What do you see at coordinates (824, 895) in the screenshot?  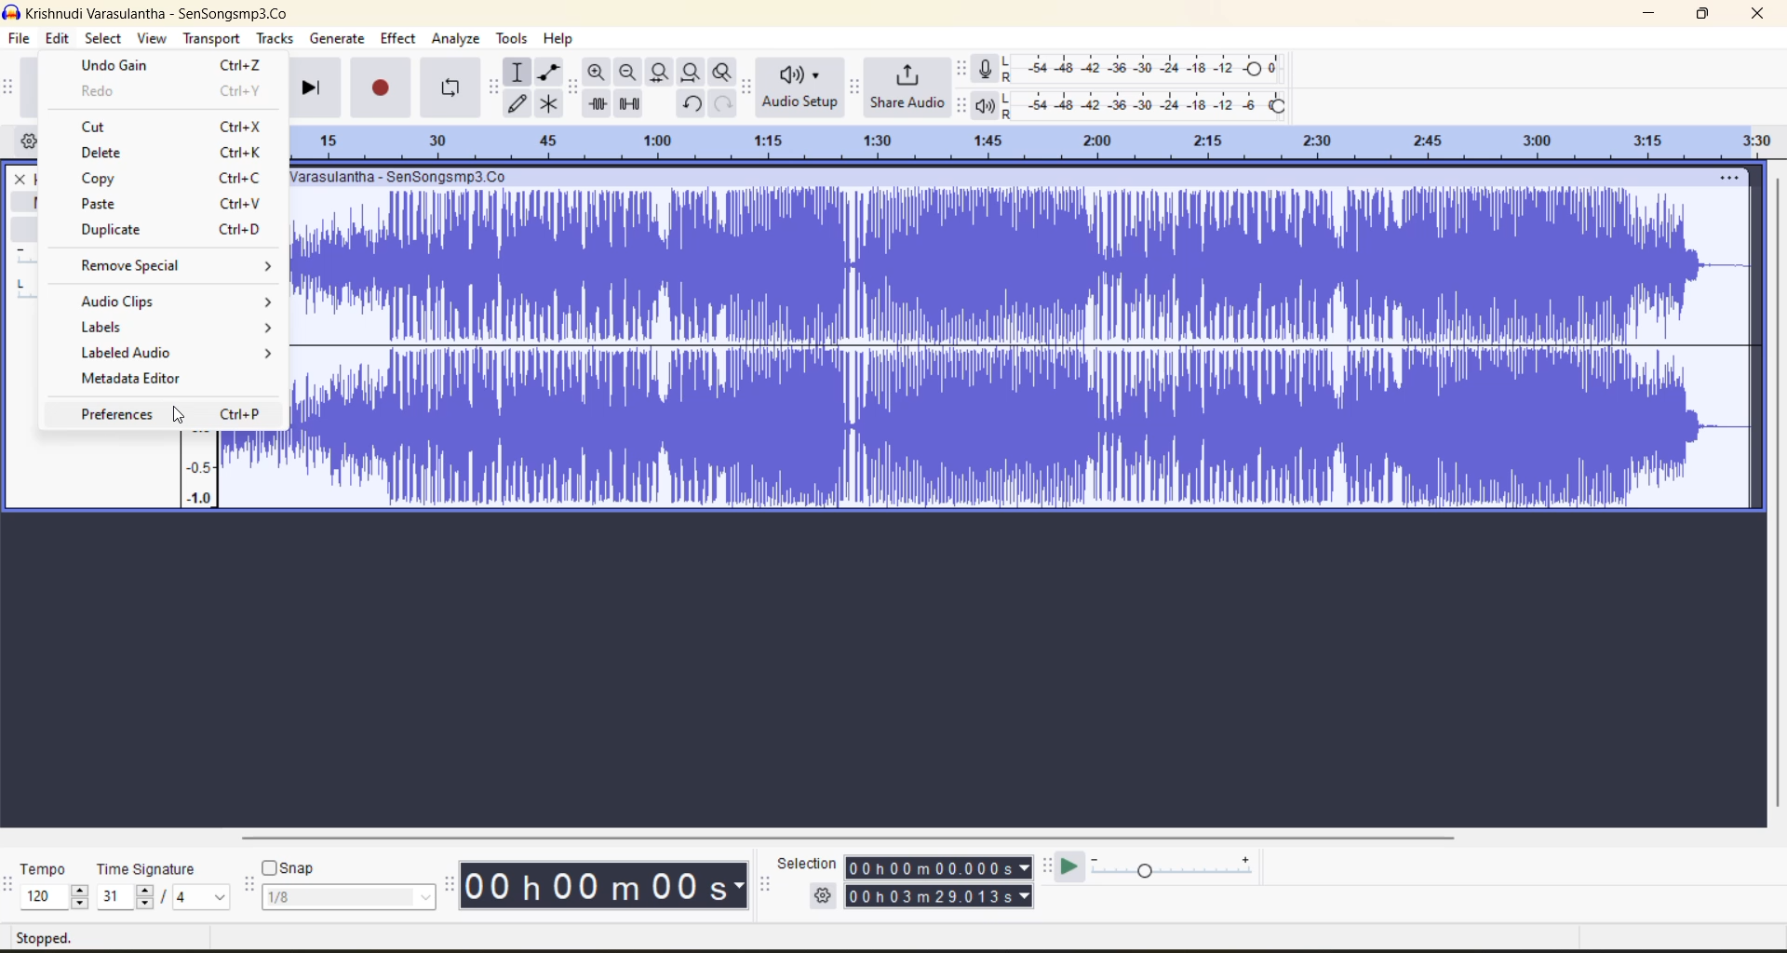 I see `selection settings` at bounding box center [824, 895].